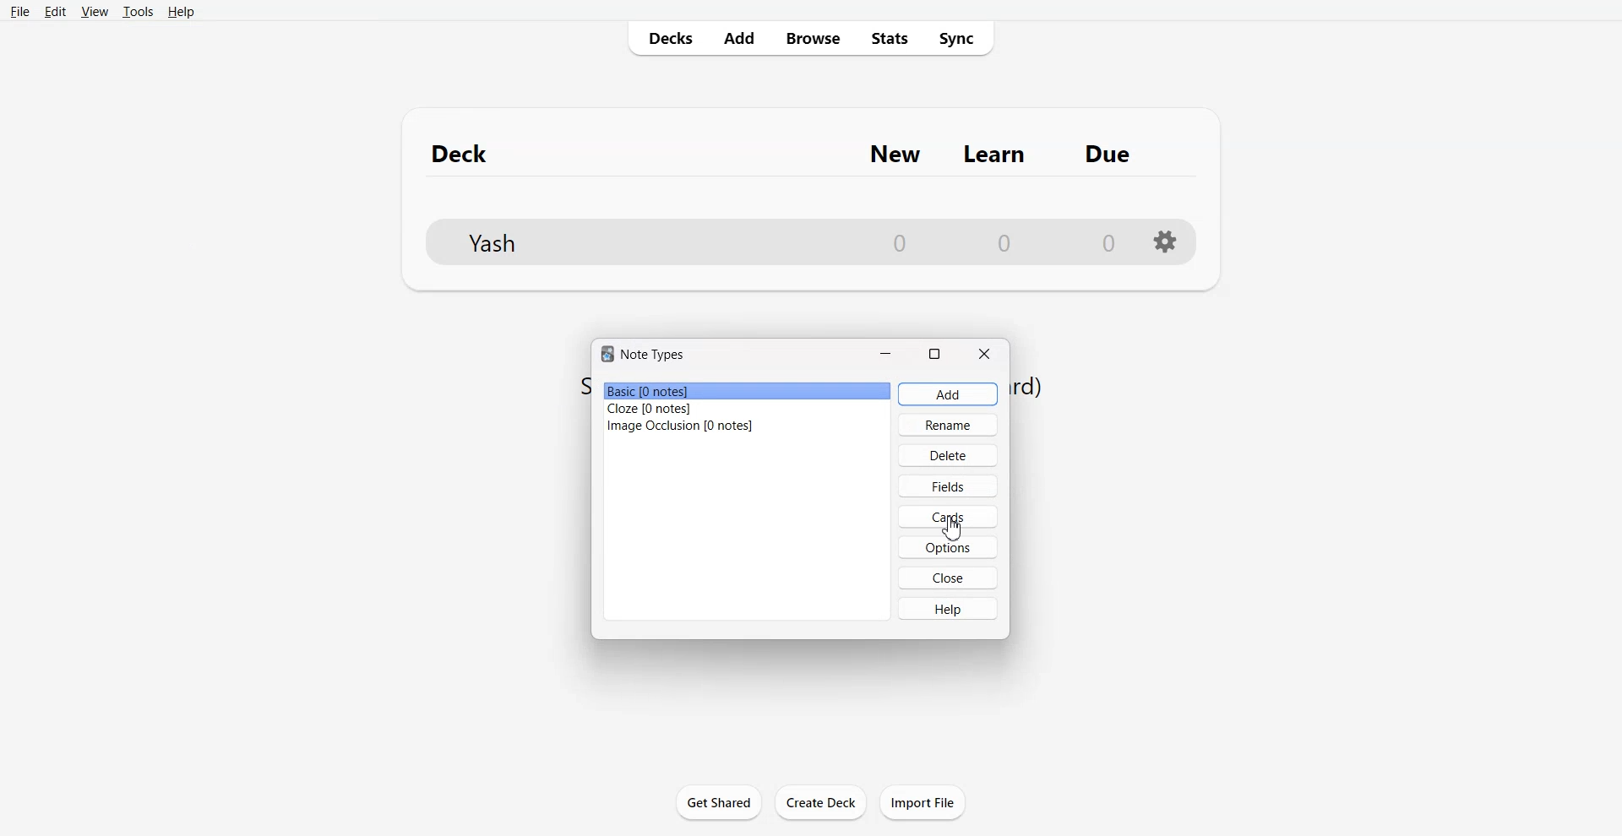 This screenshot has height=836, width=1622. Describe the element at coordinates (738, 37) in the screenshot. I see `Add` at that location.